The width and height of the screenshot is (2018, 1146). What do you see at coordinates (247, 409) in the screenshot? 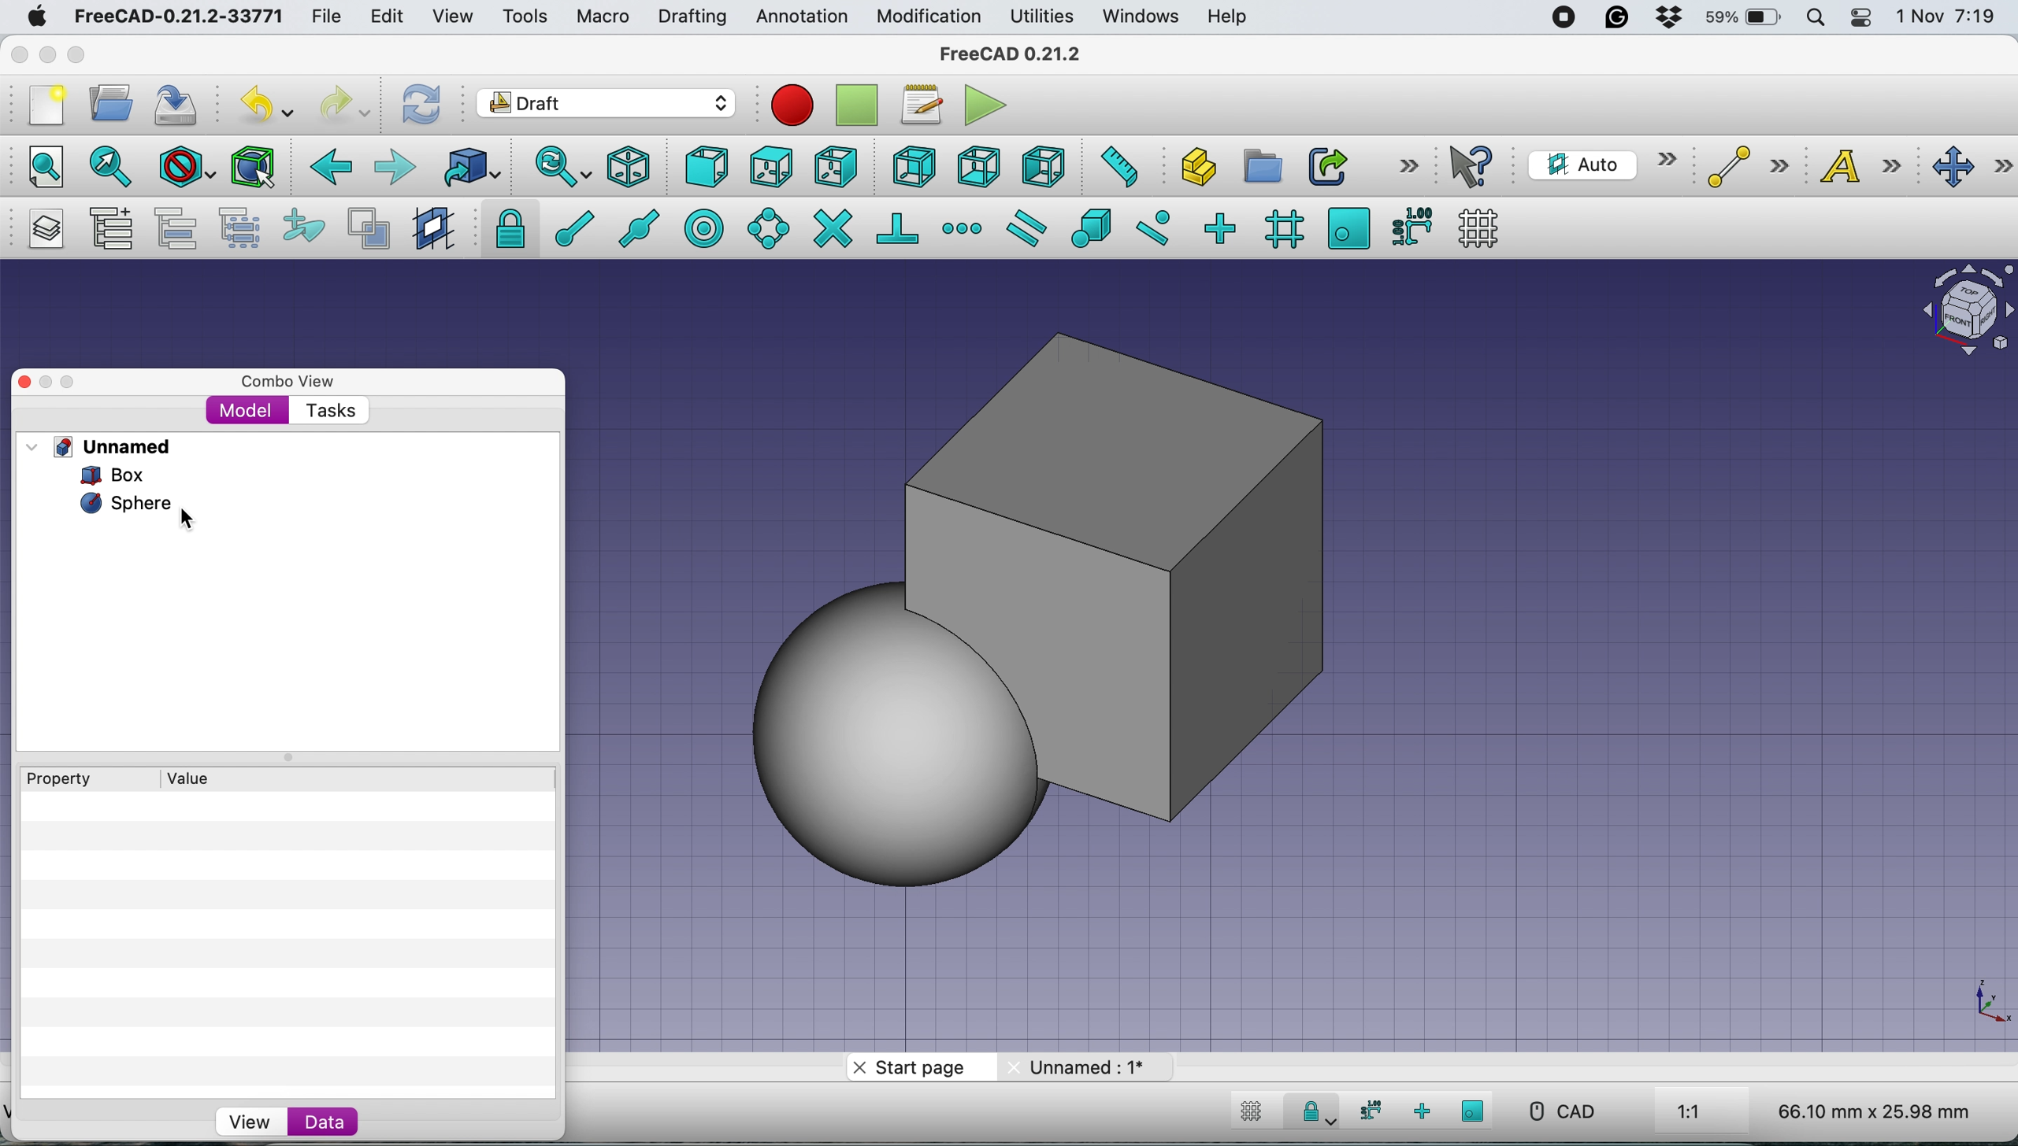
I see `model` at bounding box center [247, 409].